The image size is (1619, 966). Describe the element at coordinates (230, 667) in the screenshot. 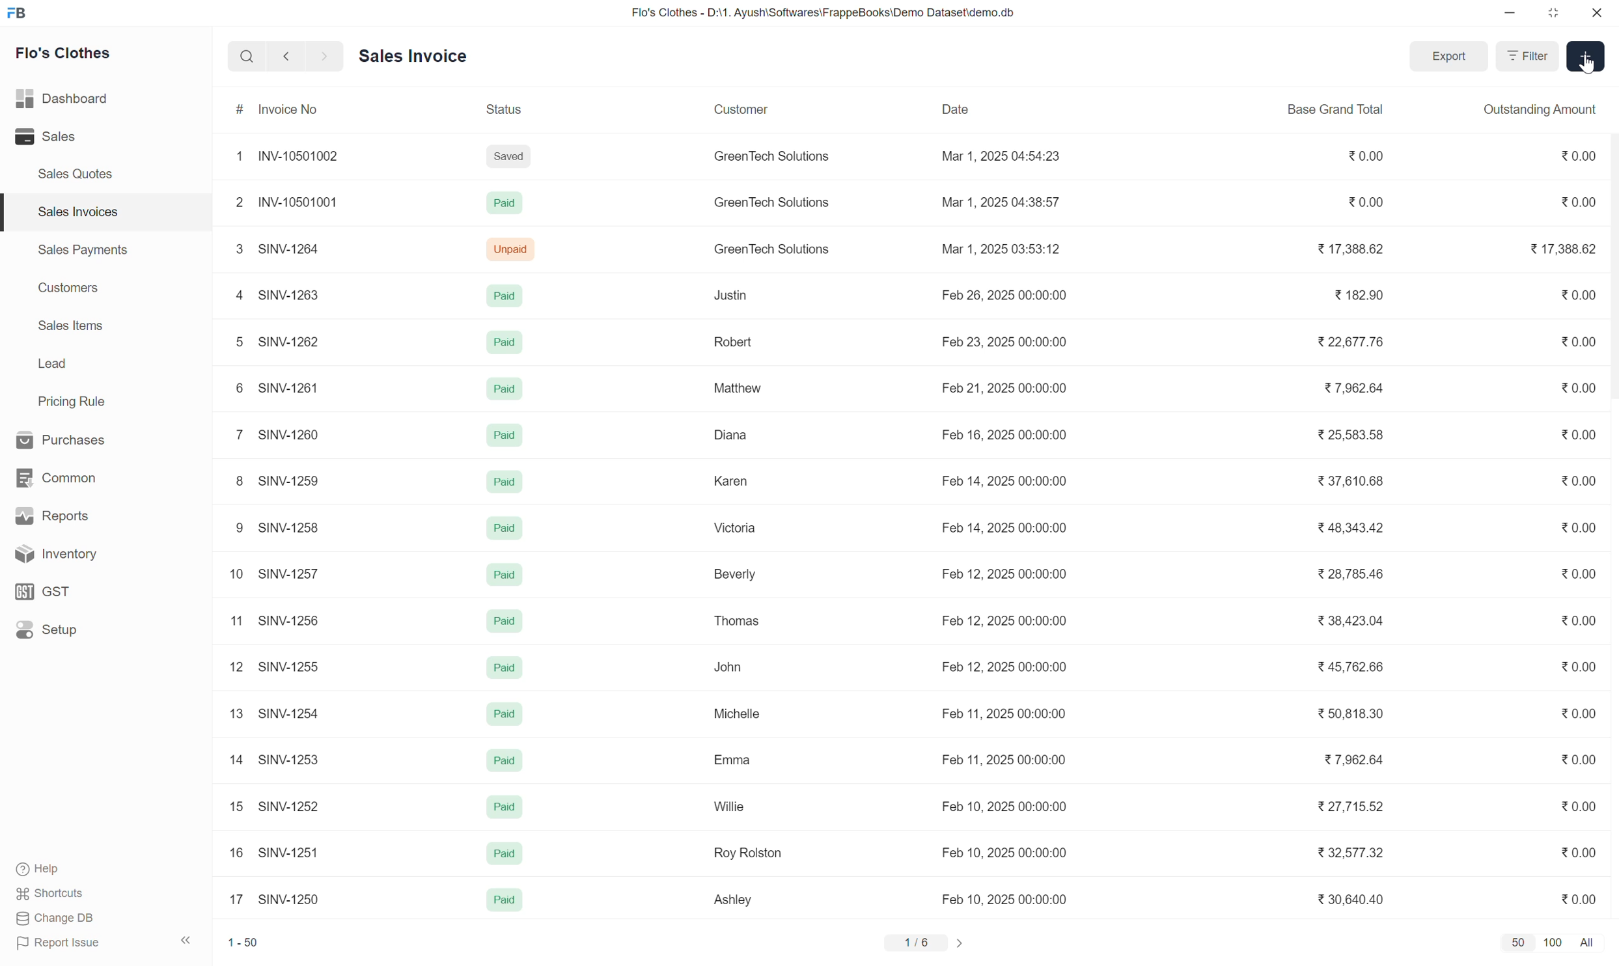

I see `12` at that location.